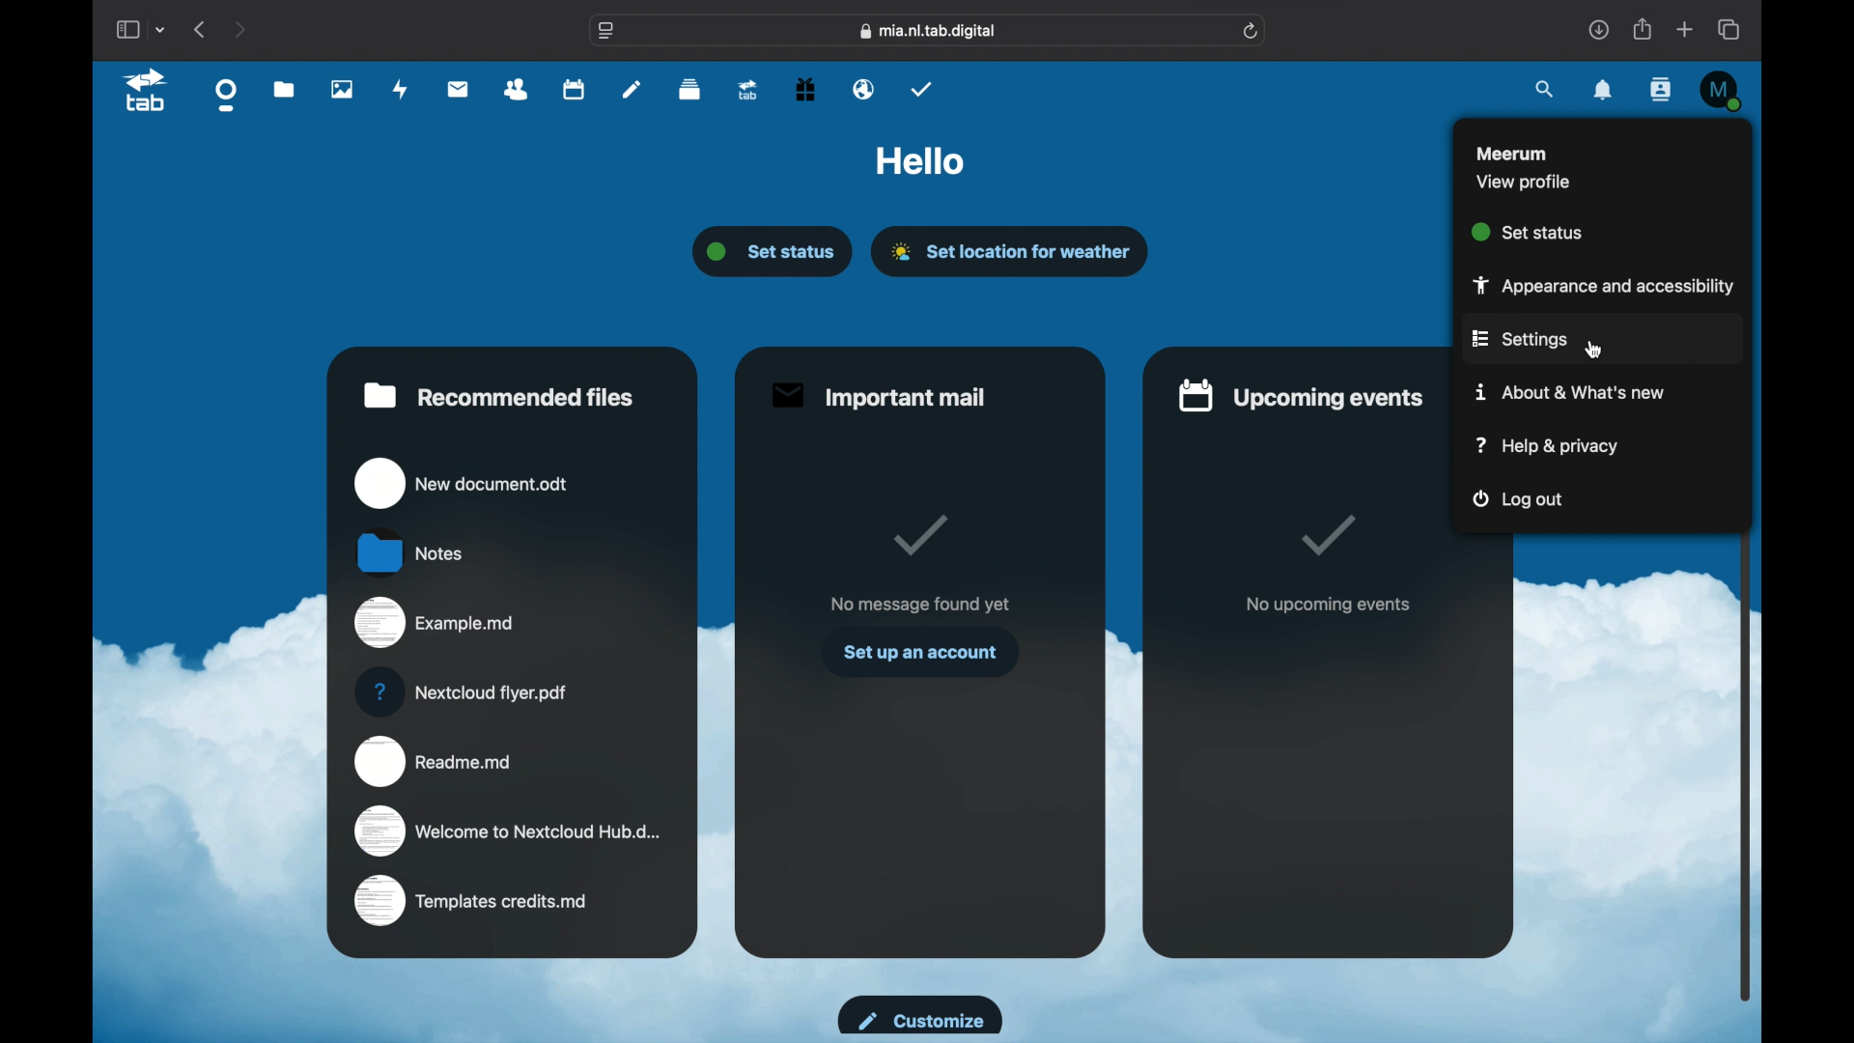  Describe the element at coordinates (1546, 90) in the screenshot. I see `search` at that location.